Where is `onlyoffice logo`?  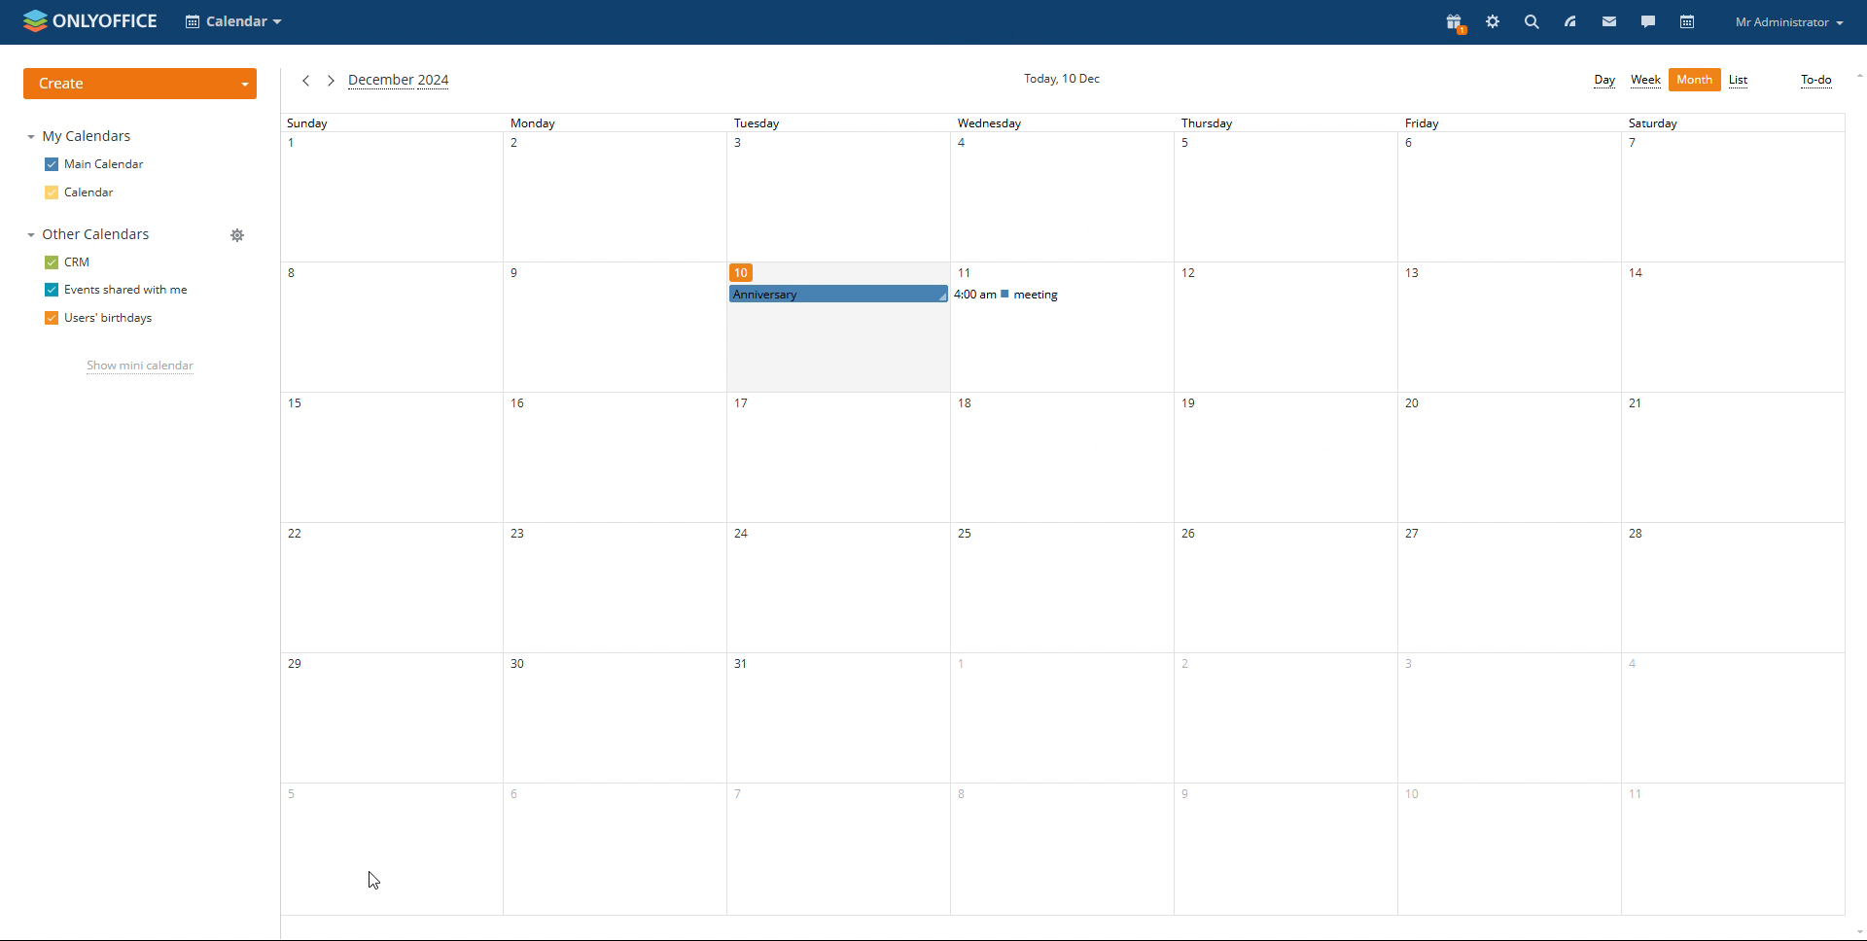 onlyoffice logo is located at coordinates (33, 23).